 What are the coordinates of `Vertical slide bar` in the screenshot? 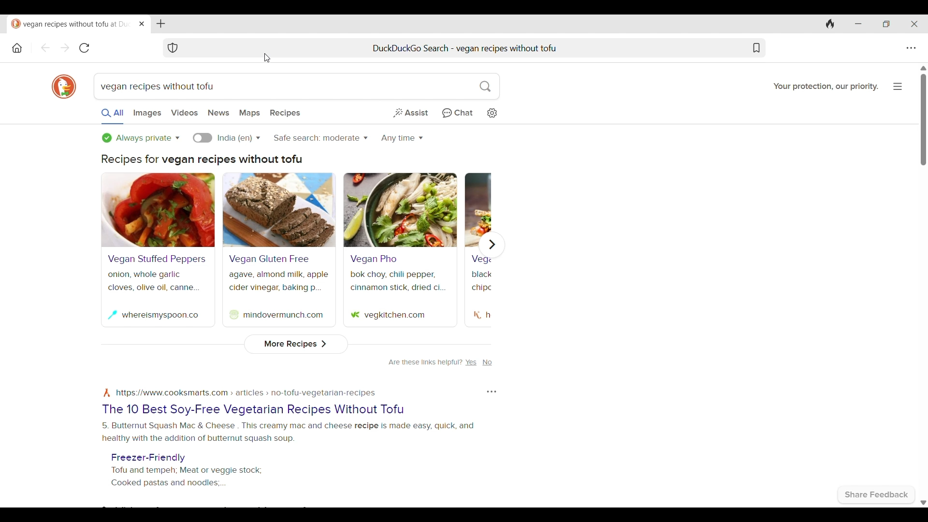 It's located at (923, 119).